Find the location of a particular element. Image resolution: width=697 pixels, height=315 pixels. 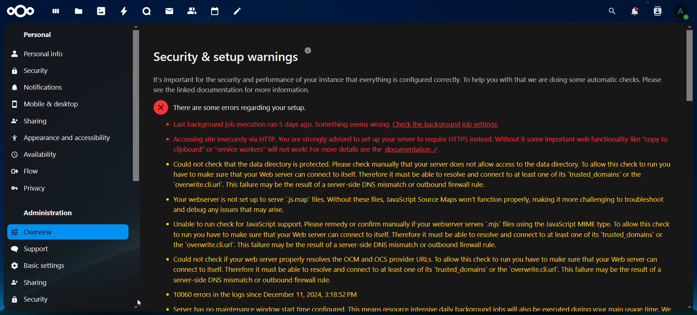

availability is located at coordinates (37, 154).